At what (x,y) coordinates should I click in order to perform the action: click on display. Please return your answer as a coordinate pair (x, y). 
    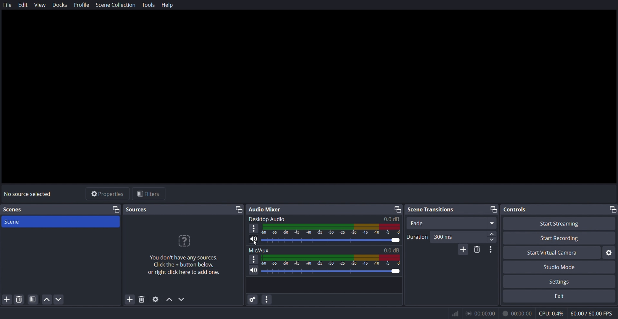
    Looking at the image, I should click on (331, 261).